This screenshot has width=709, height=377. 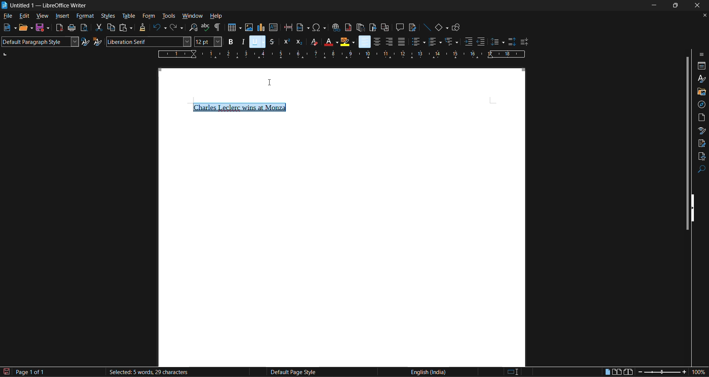 I want to click on insert table, so click(x=233, y=27).